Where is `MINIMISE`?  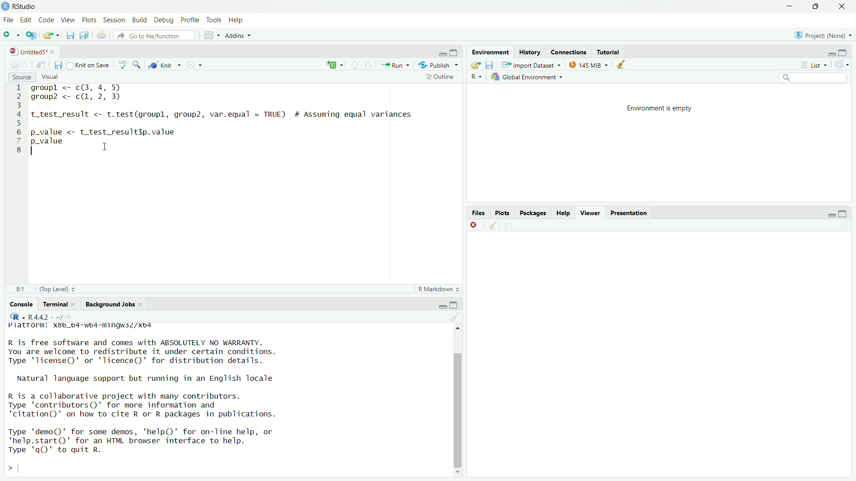 MINIMISE is located at coordinates (789, 8).